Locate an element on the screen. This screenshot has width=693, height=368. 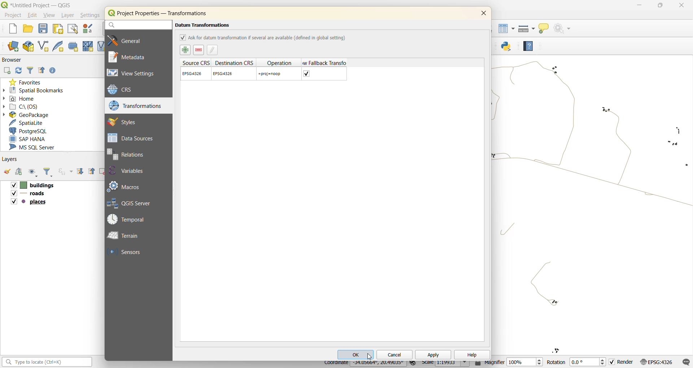
remove datum transformations is located at coordinates (199, 50).